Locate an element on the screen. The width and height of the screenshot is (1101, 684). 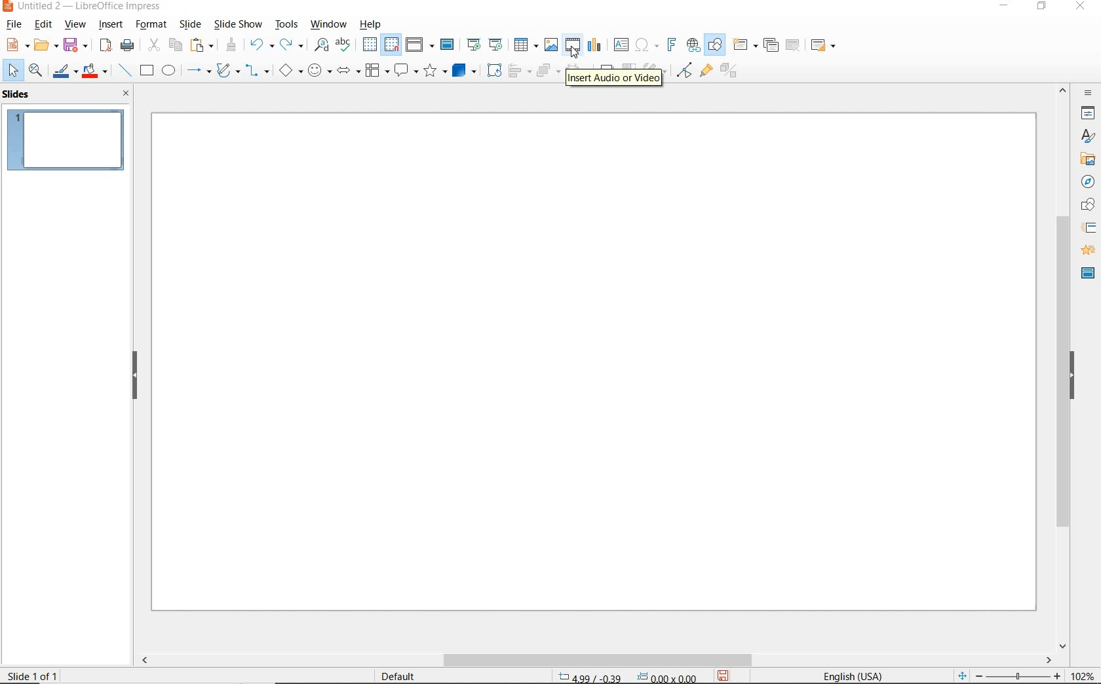
INSERT AUDIO OR VIDEO is located at coordinates (613, 76).